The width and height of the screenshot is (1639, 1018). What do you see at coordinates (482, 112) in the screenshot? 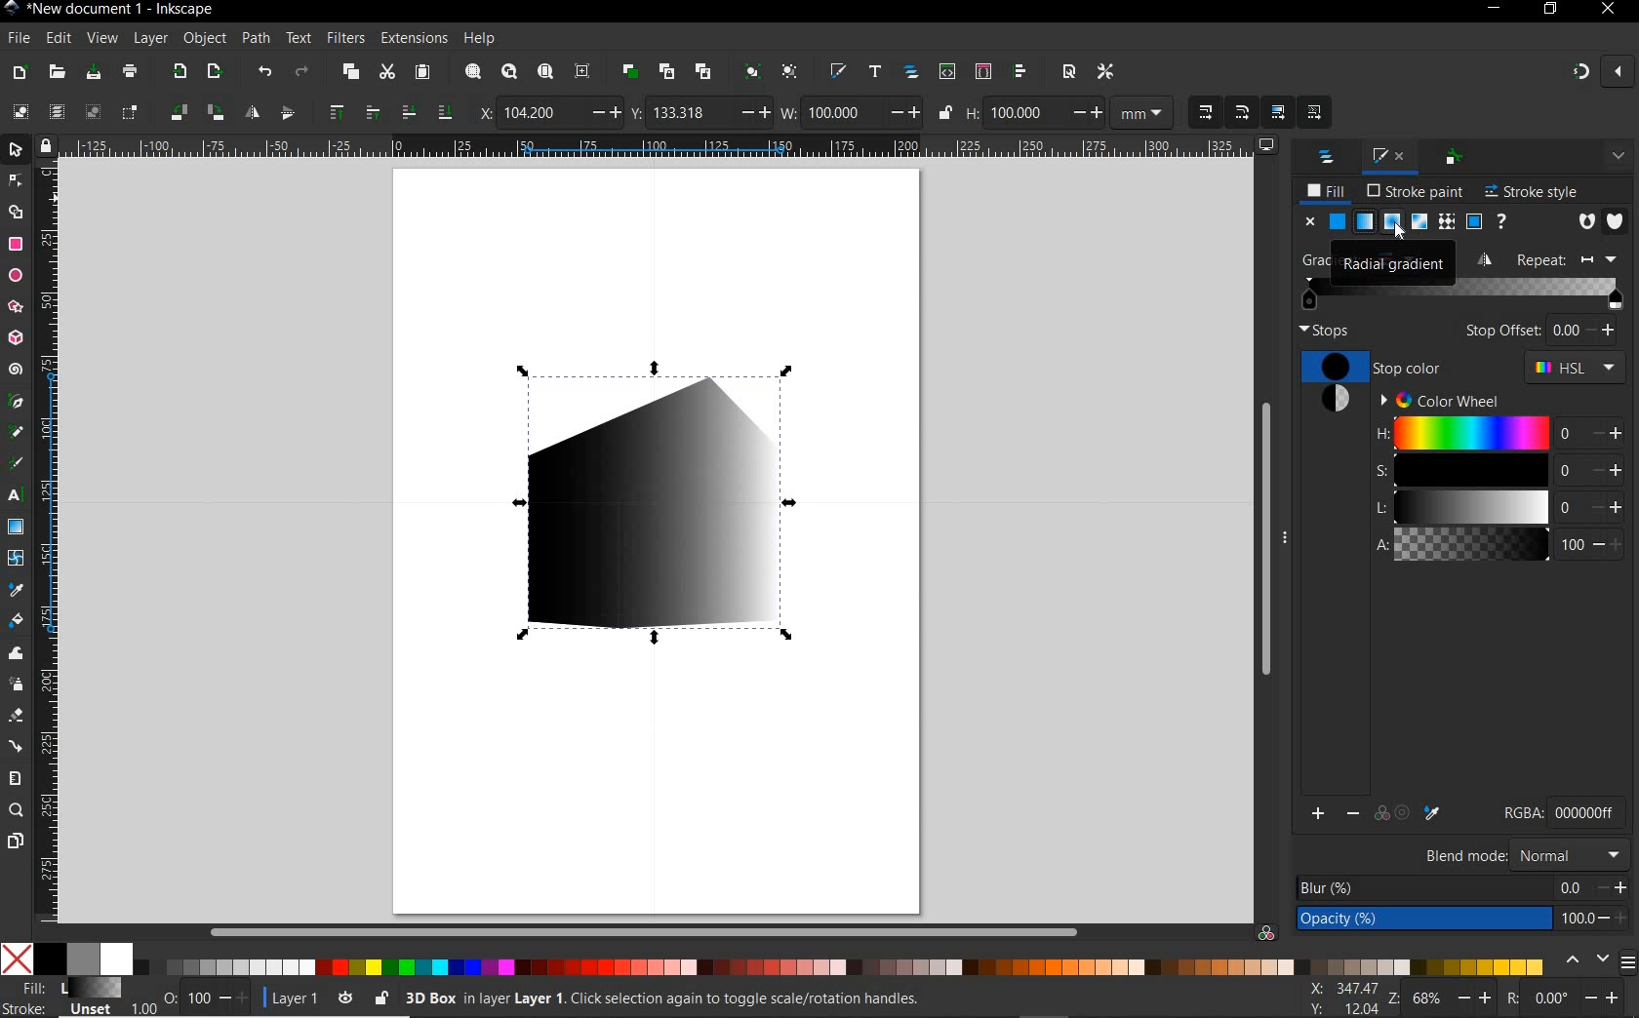
I see `HORIZONTAL COORDINATE SELECTION` at bounding box center [482, 112].